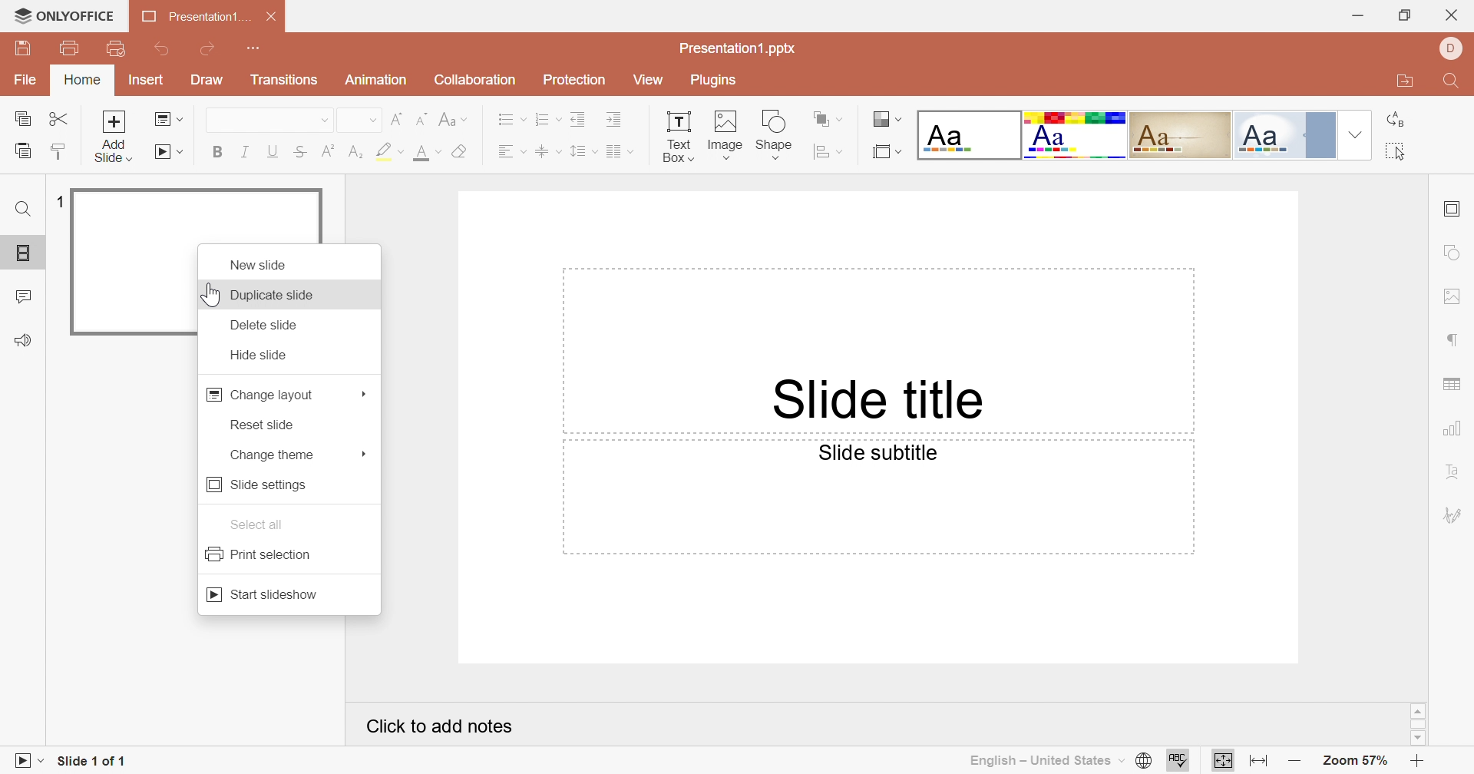 The height and width of the screenshot is (774, 1474). Describe the element at coordinates (121, 49) in the screenshot. I see `Quick Print` at that location.